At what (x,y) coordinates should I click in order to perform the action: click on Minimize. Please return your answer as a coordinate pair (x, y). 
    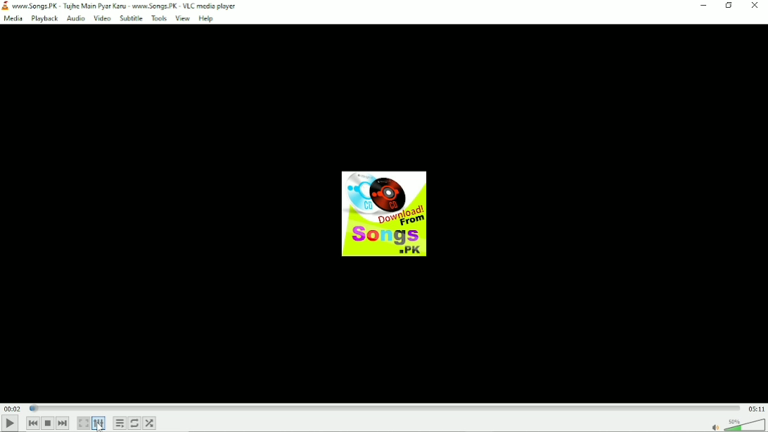
    Looking at the image, I should click on (703, 6).